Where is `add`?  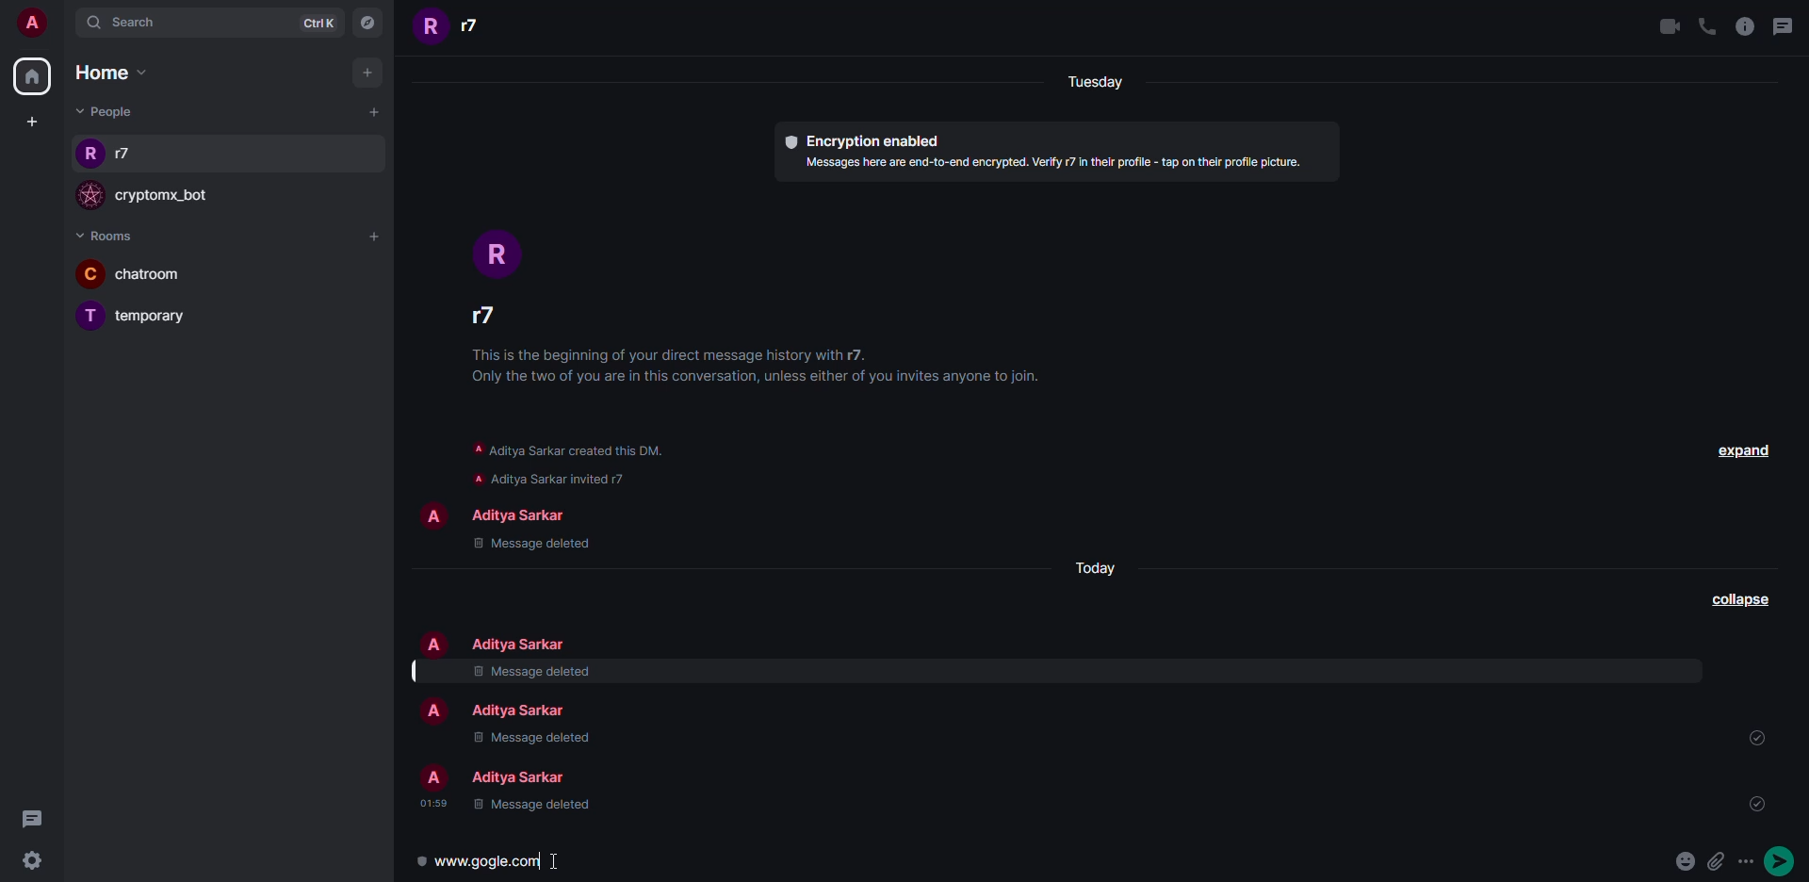 add is located at coordinates (376, 237).